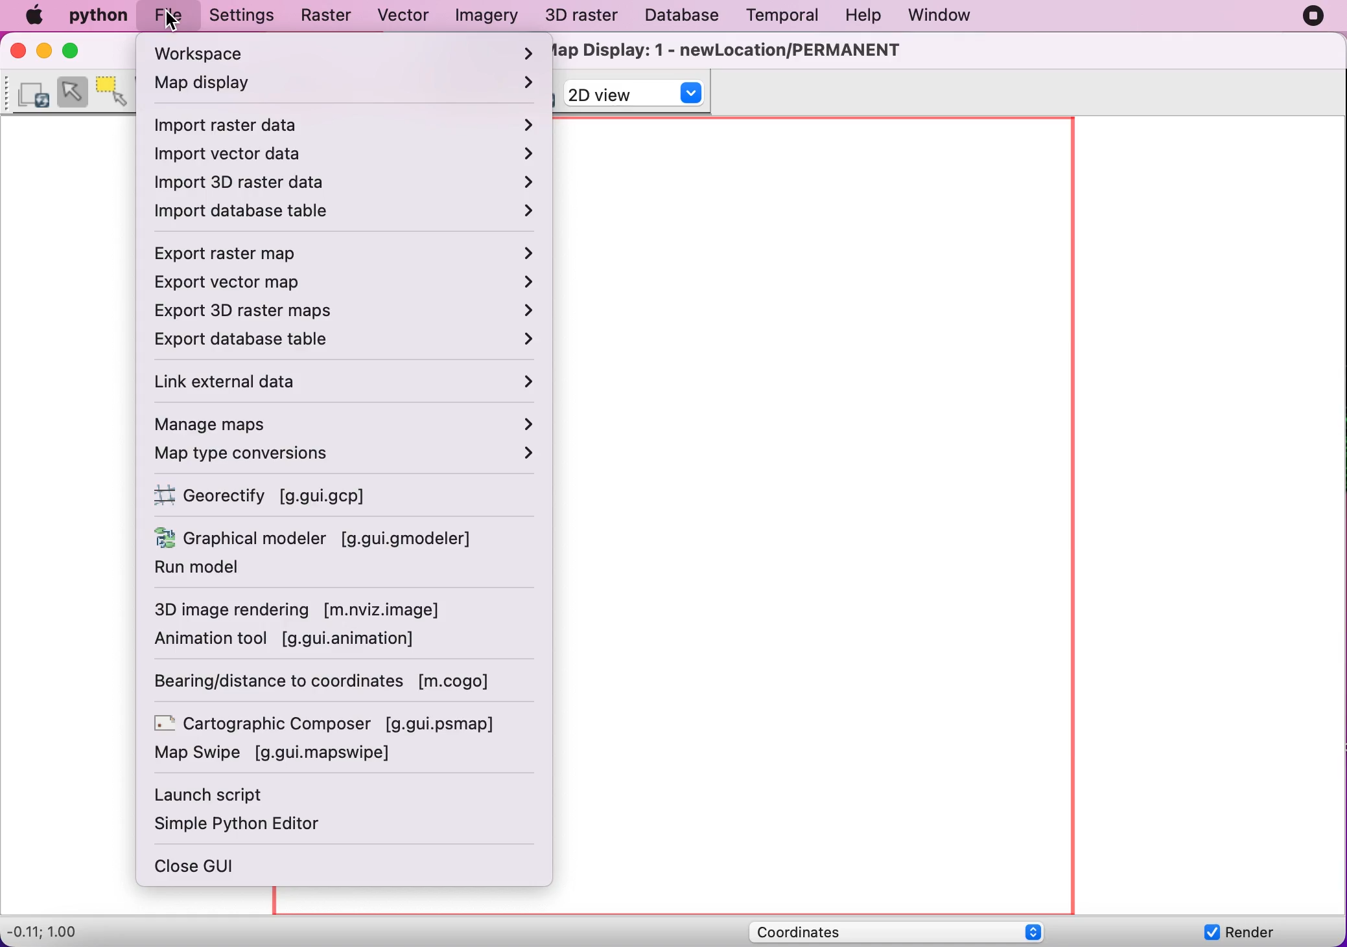 This screenshot has width=1347, height=947. I want to click on simple python editor, so click(250, 826).